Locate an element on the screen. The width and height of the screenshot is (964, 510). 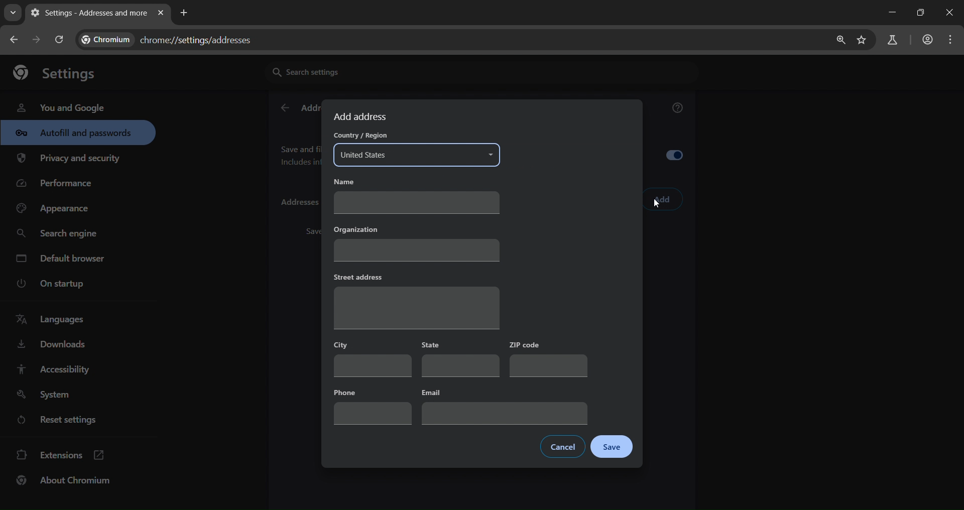
name is located at coordinates (416, 196).